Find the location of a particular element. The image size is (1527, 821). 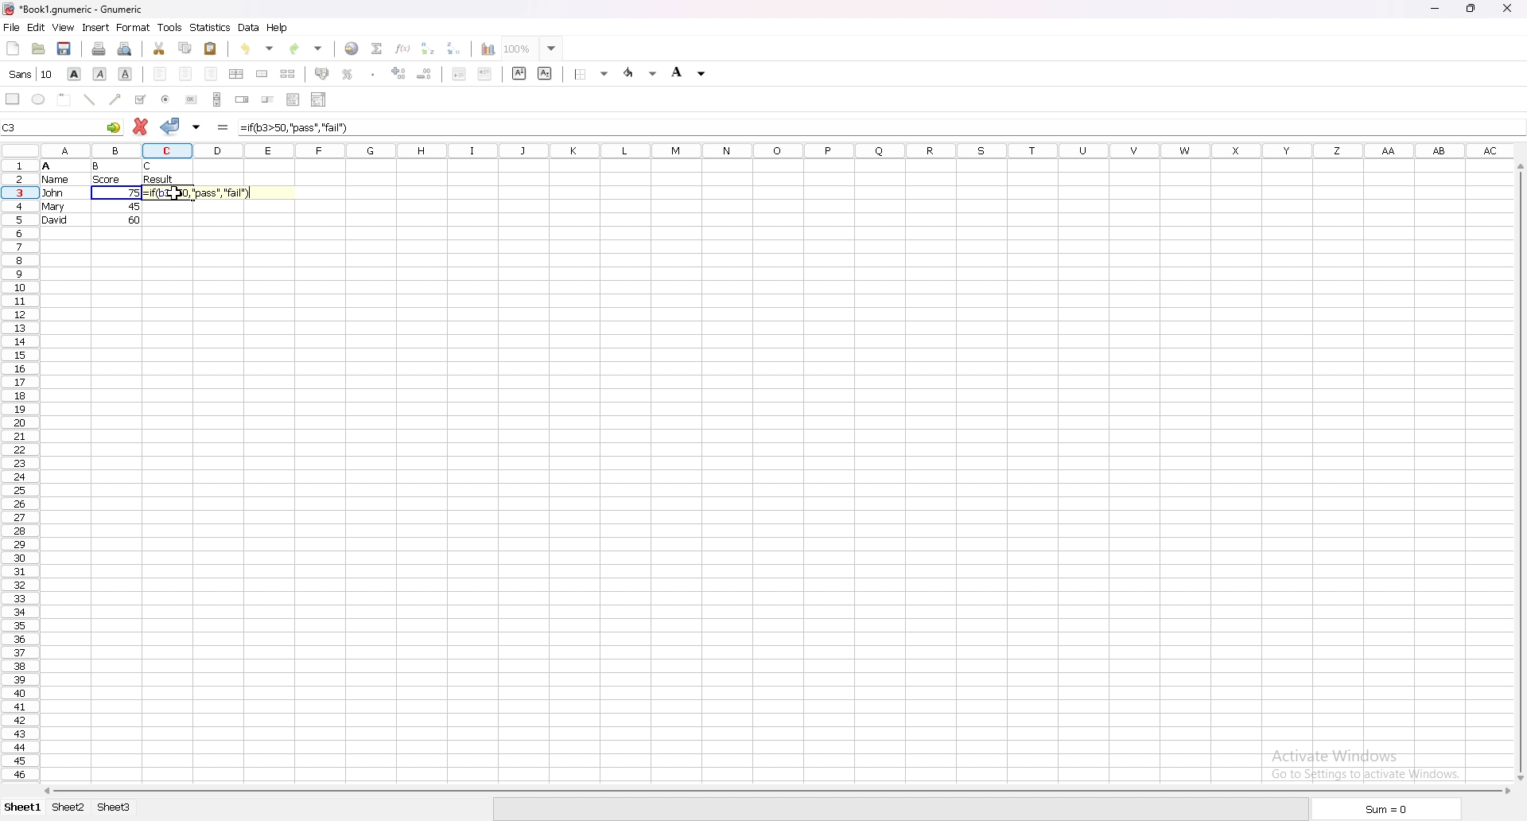

print is located at coordinates (99, 49).